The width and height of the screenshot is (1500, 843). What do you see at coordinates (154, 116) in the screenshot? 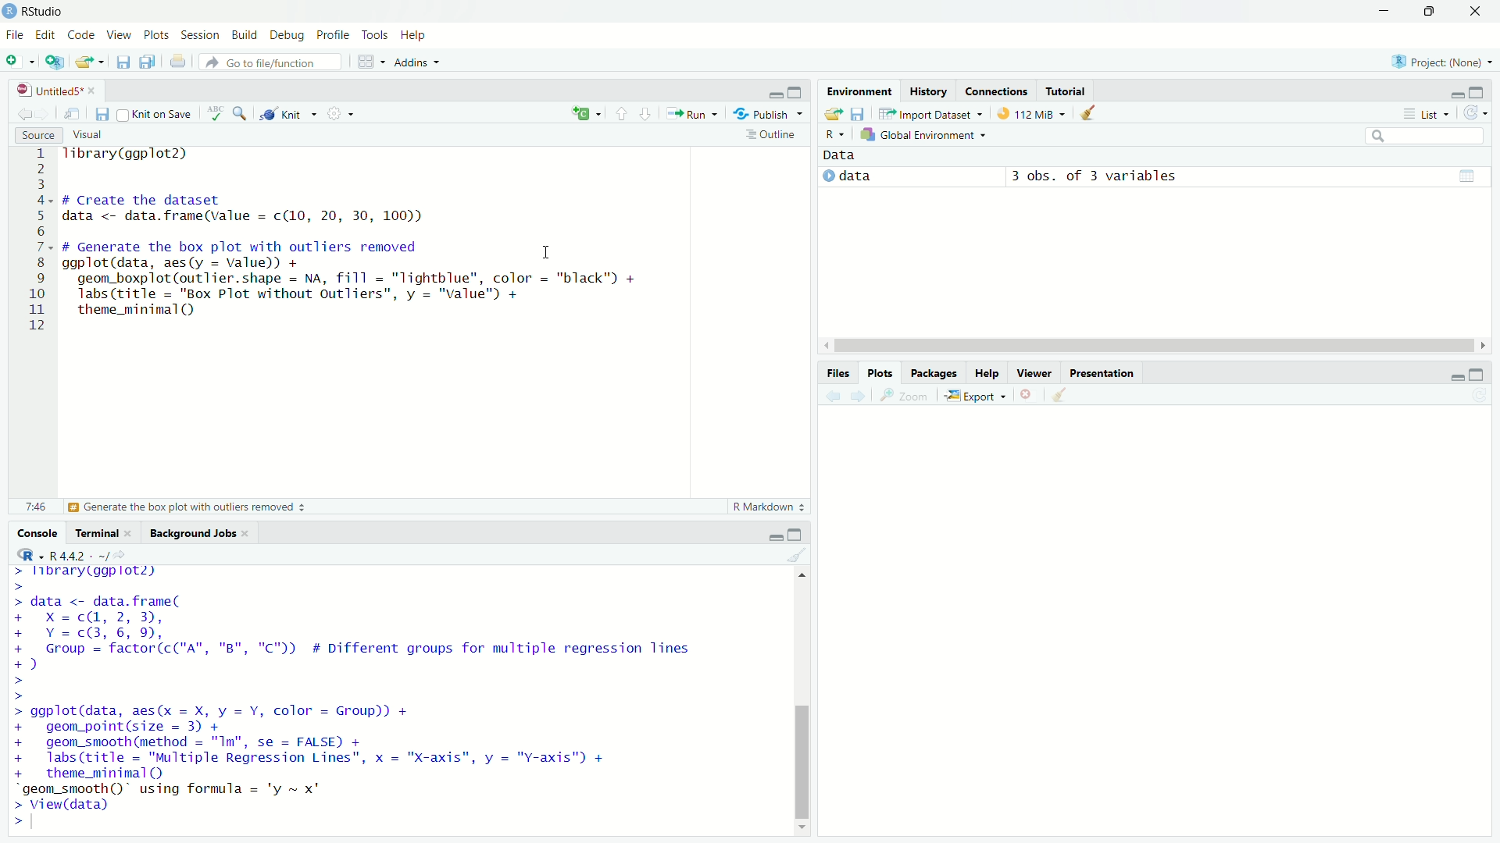
I see `Knit on Save` at bounding box center [154, 116].